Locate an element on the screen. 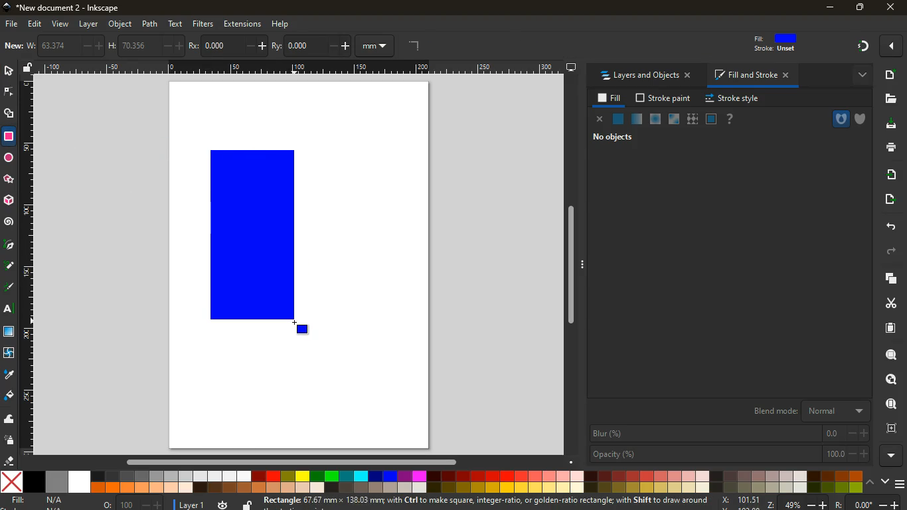 Image resolution: width=907 pixels, height=510 pixels. mm is located at coordinates (376, 45).